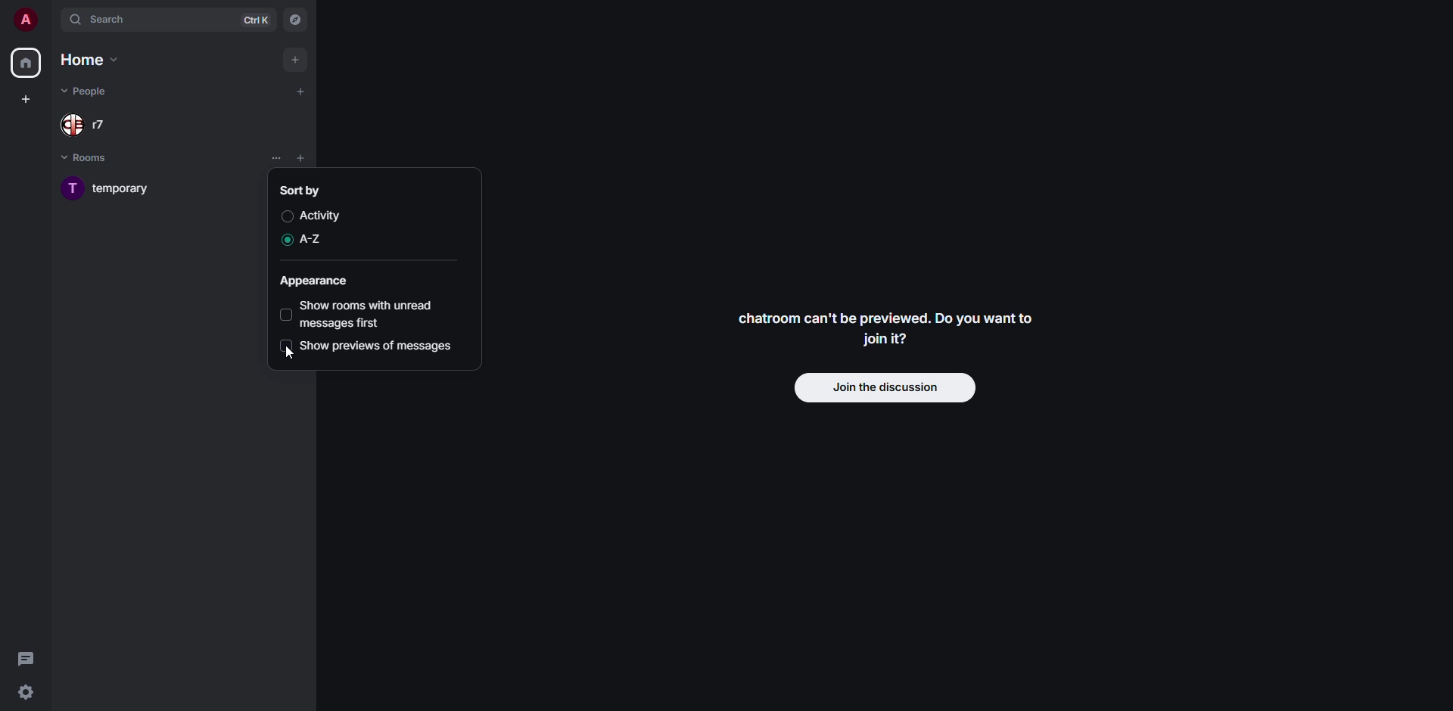 The width and height of the screenshot is (1453, 711). Describe the element at coordinates (321, 216) in the screenshot. I see `activity` at that location.